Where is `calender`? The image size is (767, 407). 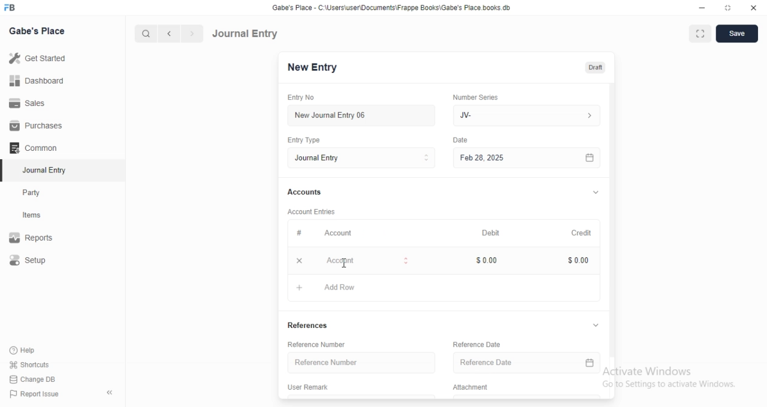
calender is located at coordinates (590, 365).